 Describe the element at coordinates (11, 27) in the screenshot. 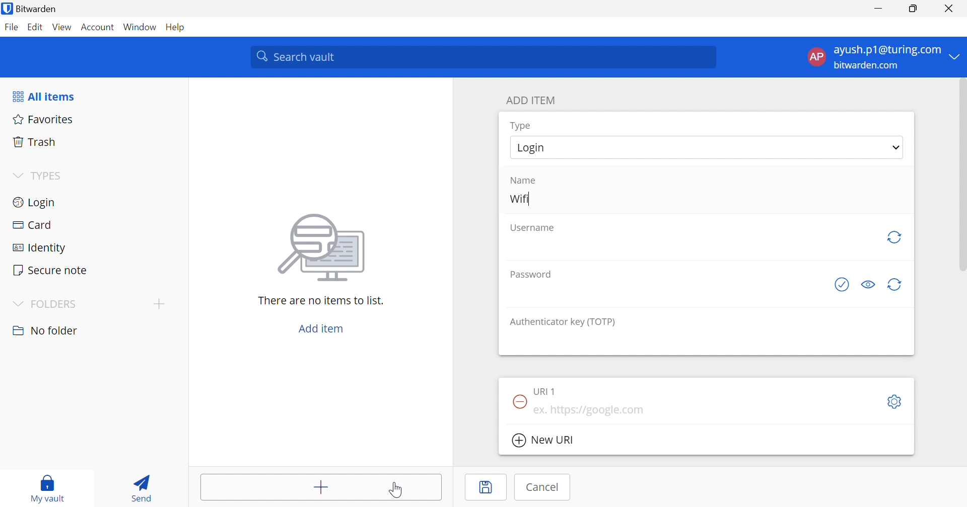

I see `File` at that location.